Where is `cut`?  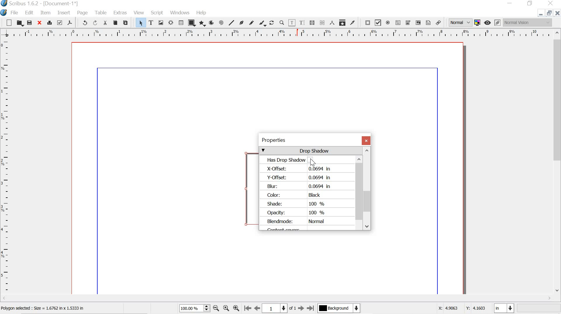
cut is located at coordinates (105, 23).